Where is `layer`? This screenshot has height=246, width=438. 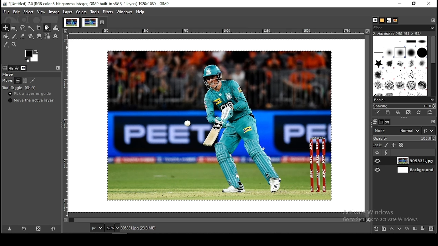
layer is located at coordinates (414, 161).